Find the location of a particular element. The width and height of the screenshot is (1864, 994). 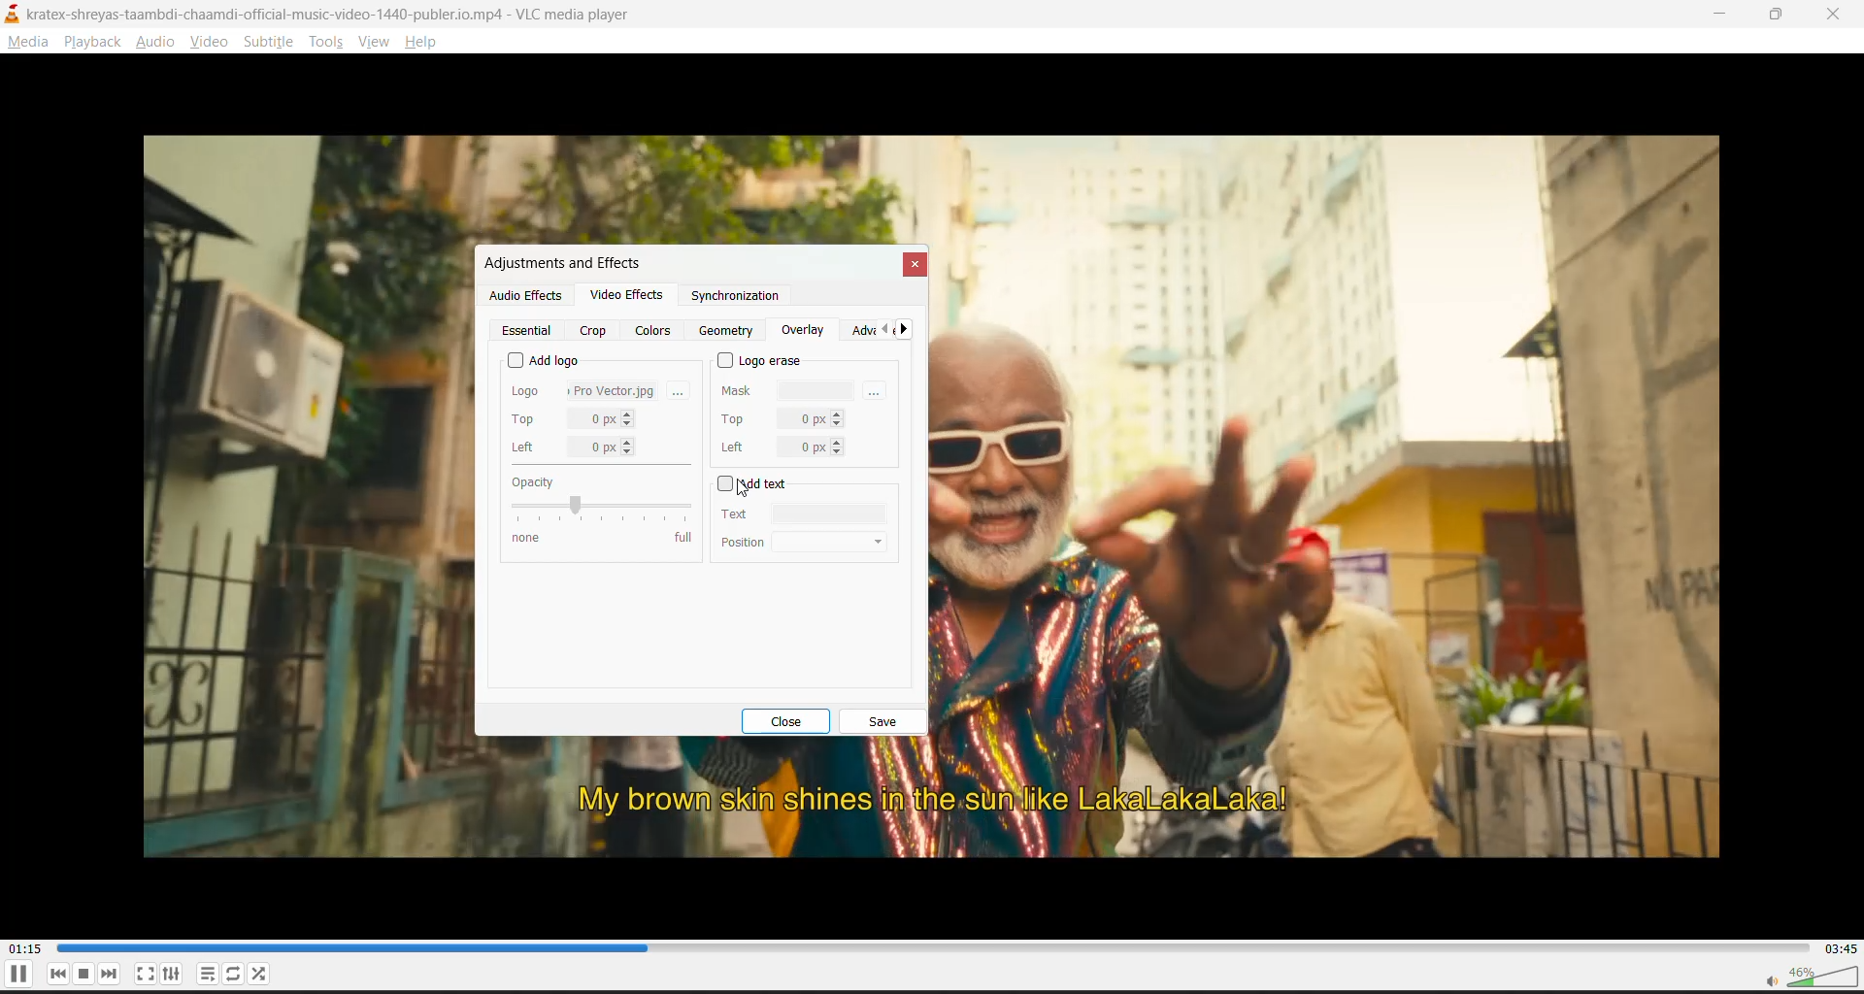

volume is located at coordinates (1805, 977).